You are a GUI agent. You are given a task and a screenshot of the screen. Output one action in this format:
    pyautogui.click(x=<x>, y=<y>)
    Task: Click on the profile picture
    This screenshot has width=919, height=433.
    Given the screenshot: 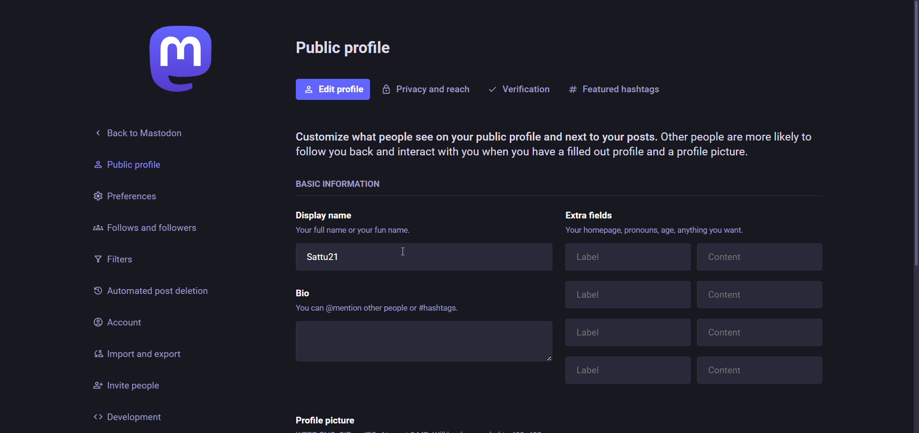 What is the action you would take?
    pyautogui.click(x=325, y=419)
    